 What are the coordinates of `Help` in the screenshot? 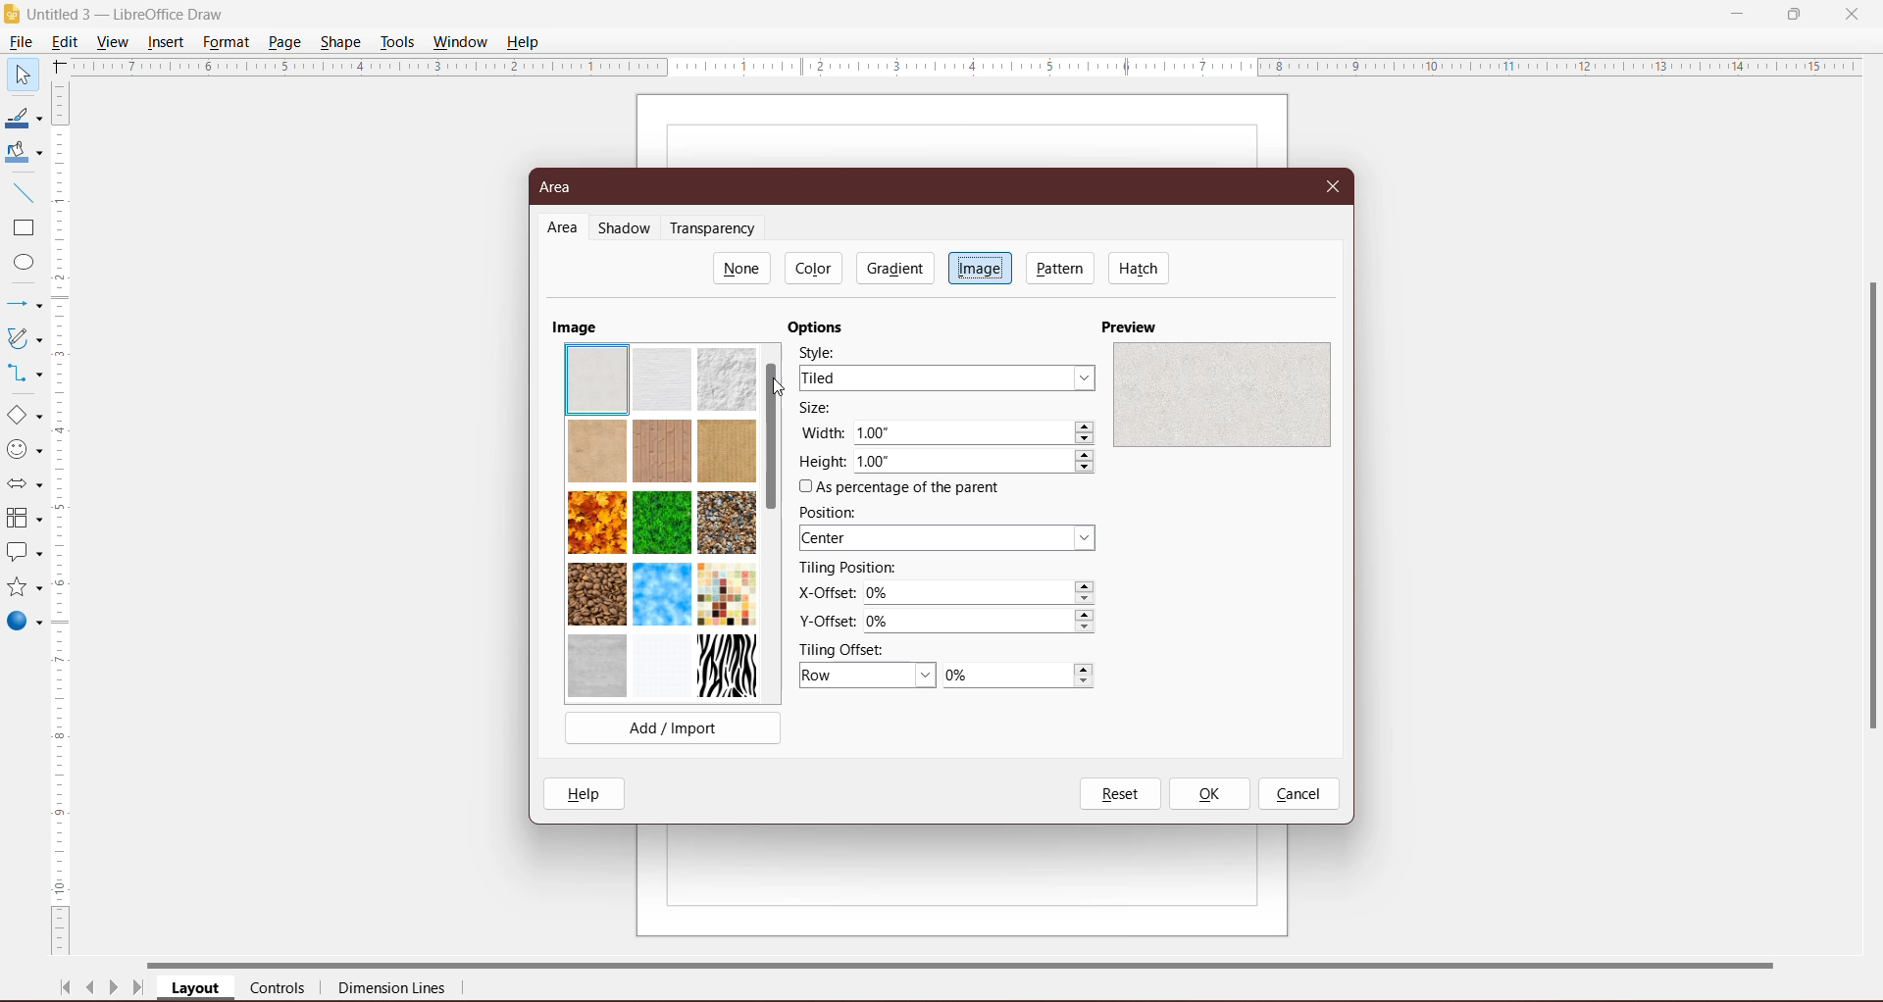 It's located at (526, 41).